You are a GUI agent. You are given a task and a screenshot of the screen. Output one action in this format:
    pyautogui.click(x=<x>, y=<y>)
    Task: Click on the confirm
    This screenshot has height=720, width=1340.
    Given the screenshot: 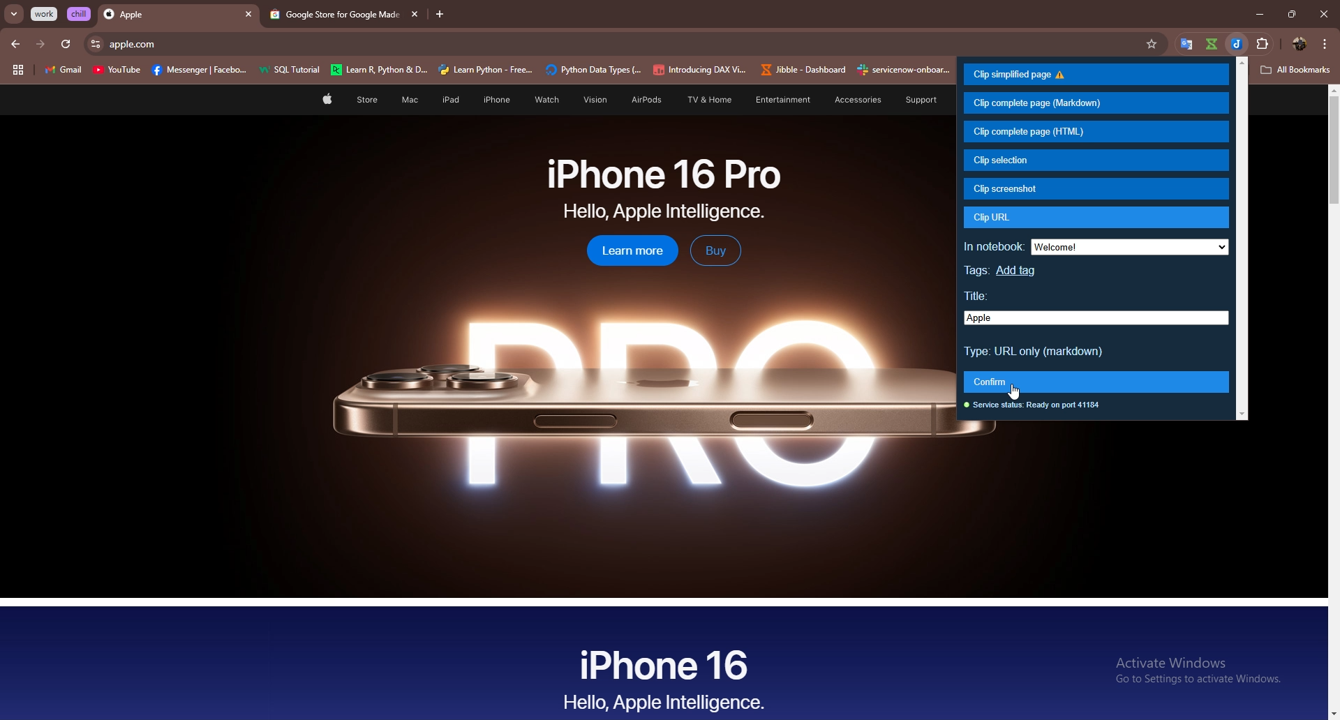 What is the action you would take?
    pyautogui.click(x=1097, y=382)
    